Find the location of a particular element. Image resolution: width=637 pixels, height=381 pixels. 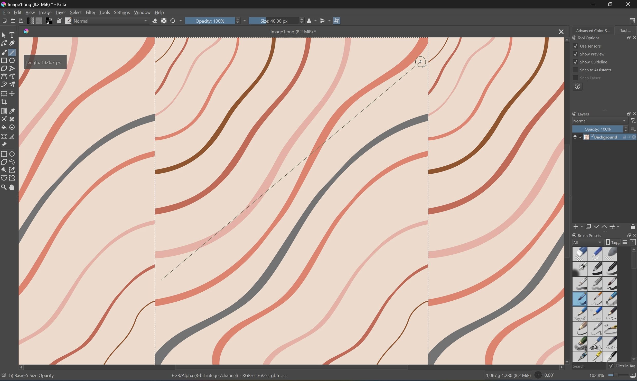

Reference images tool is located at coordinates (4, 145).